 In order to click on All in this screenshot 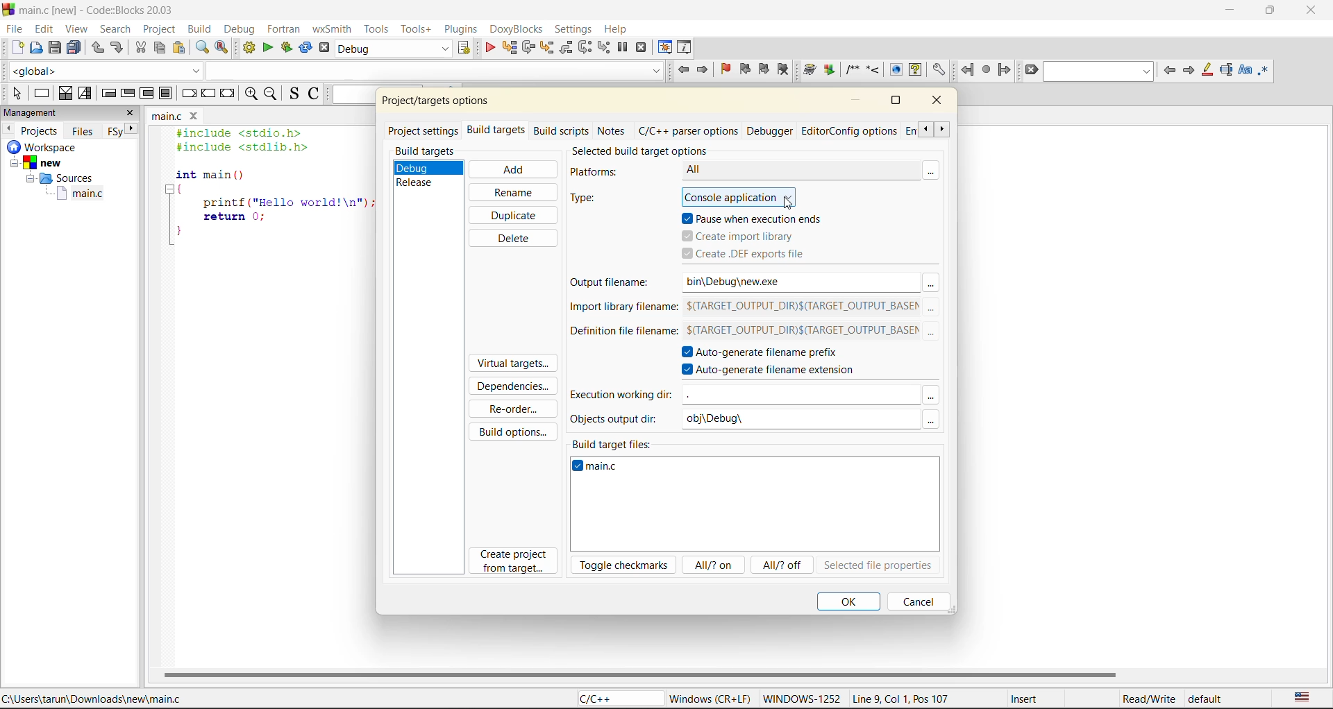, I will do `click(796, 170)`.